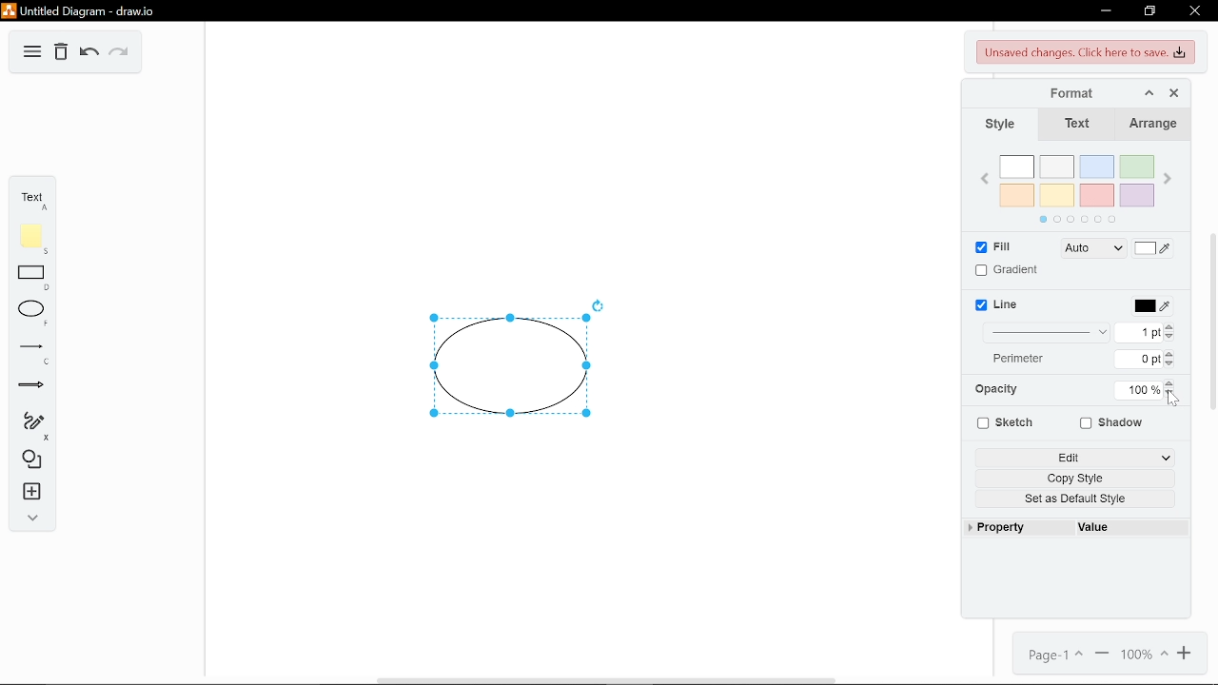  I want to click on Redo, so click(120, 54).